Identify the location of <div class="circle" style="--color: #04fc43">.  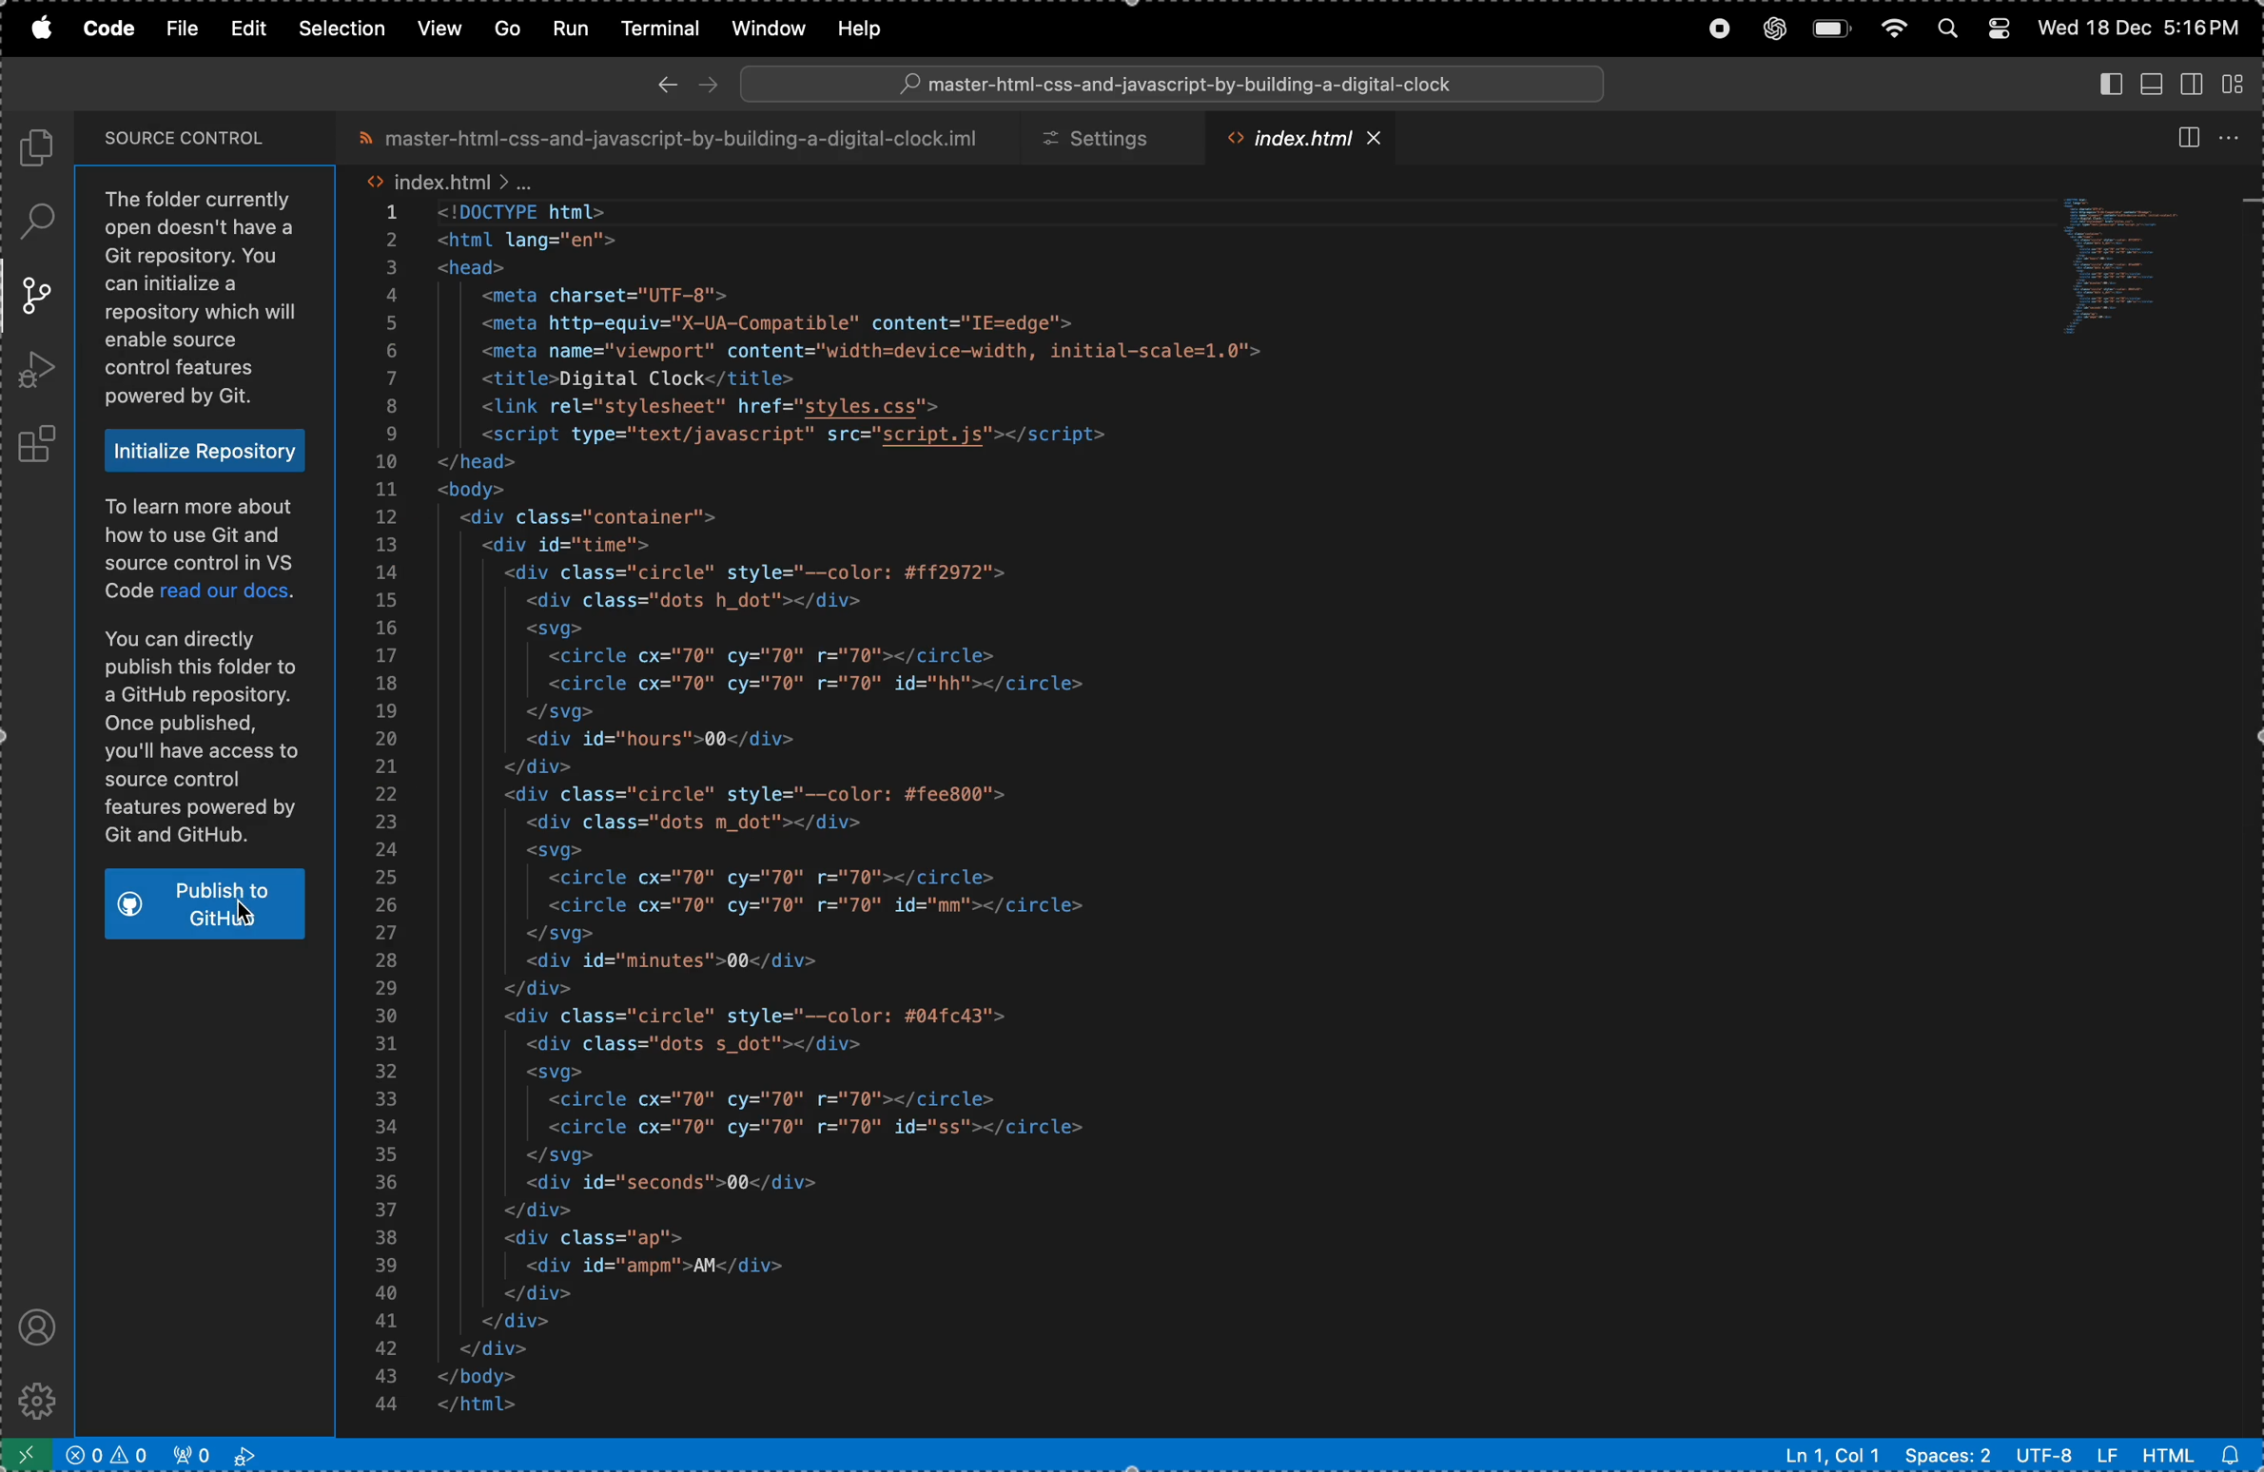
(762, 1017).